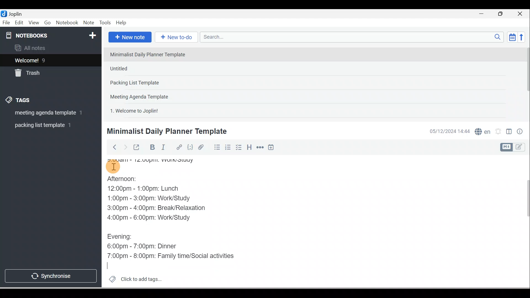  I want to click on Hyperlink, so click(179, 148).